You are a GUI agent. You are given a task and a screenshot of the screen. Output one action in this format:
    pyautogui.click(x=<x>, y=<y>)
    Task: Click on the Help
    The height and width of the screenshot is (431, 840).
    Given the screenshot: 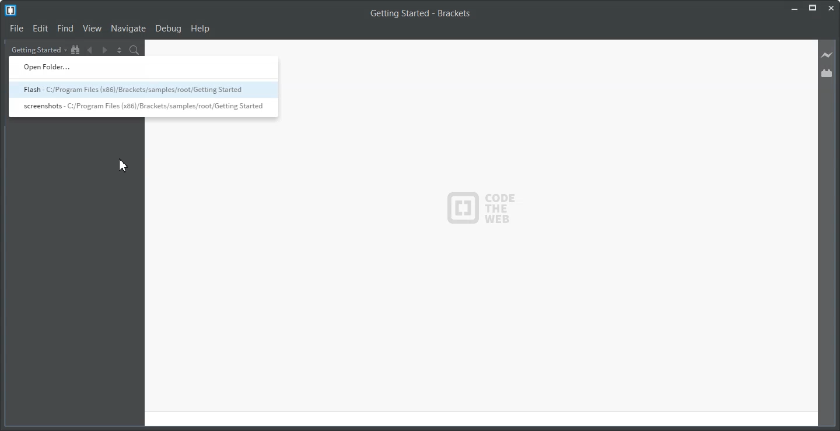 What is the action you would take?
    pyautogui.click(x=201, y=29)
    